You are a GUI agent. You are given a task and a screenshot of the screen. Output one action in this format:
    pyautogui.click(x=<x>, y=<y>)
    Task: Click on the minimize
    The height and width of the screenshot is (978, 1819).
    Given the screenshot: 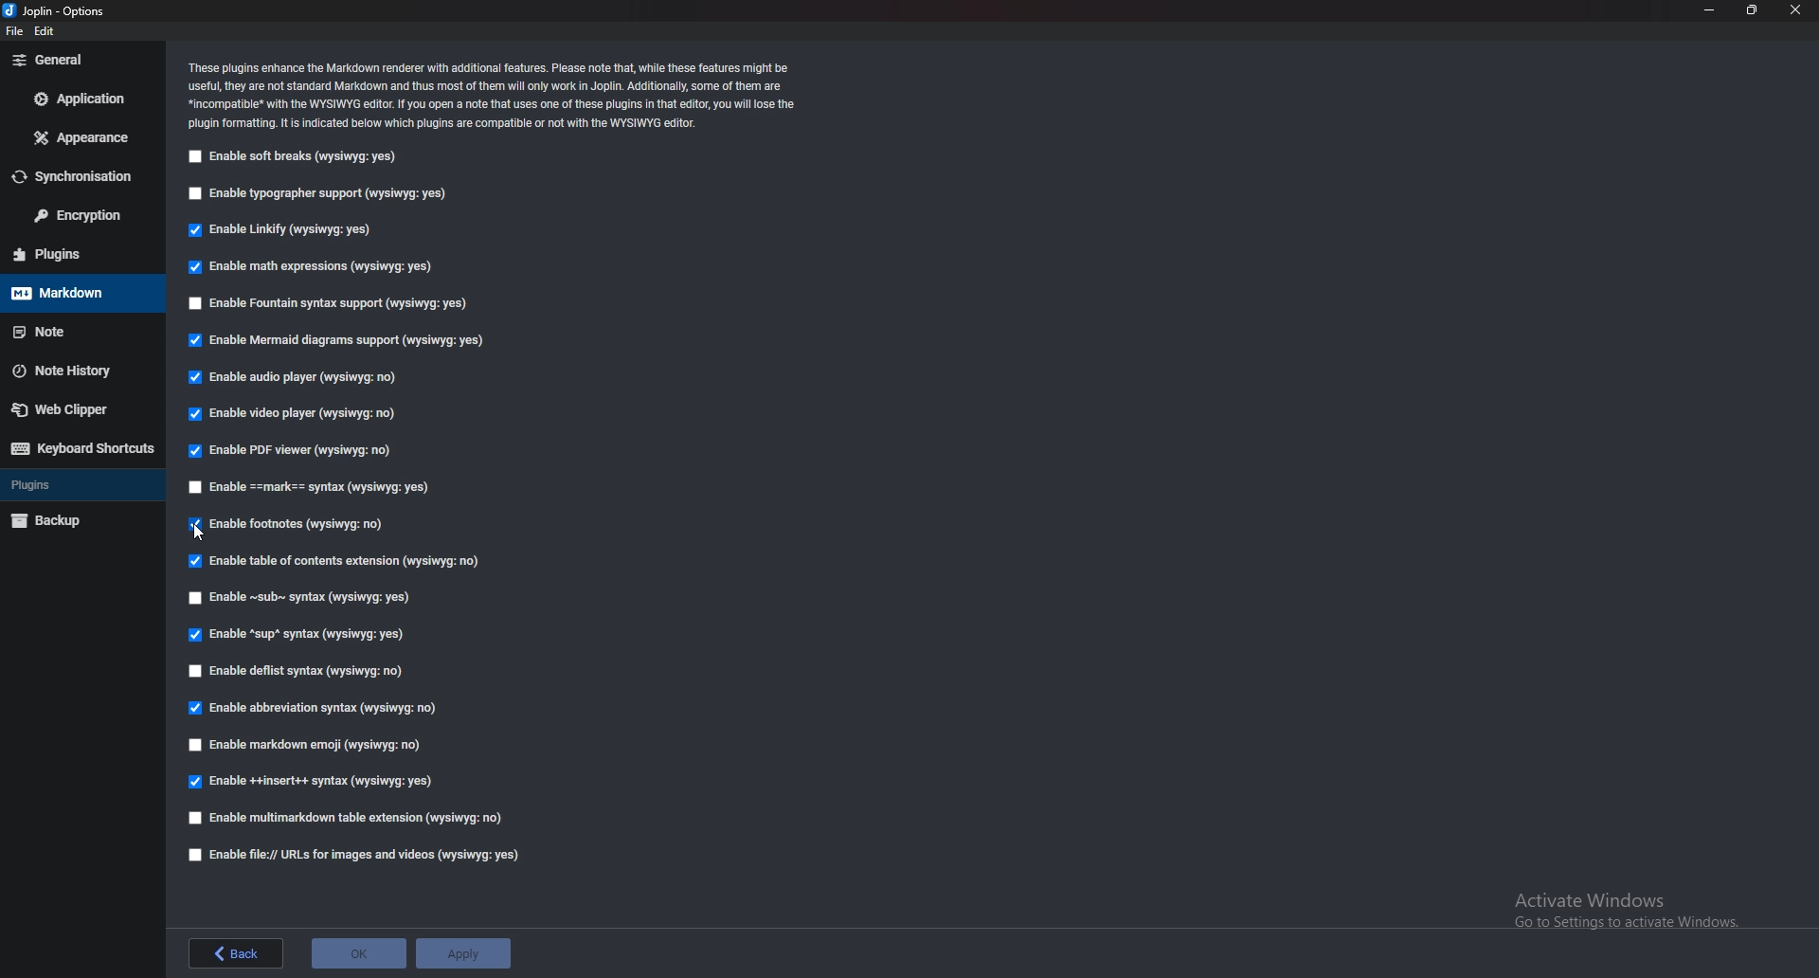 What is the action you would take?
    pyautogui.click(x=1711, y=10)
    